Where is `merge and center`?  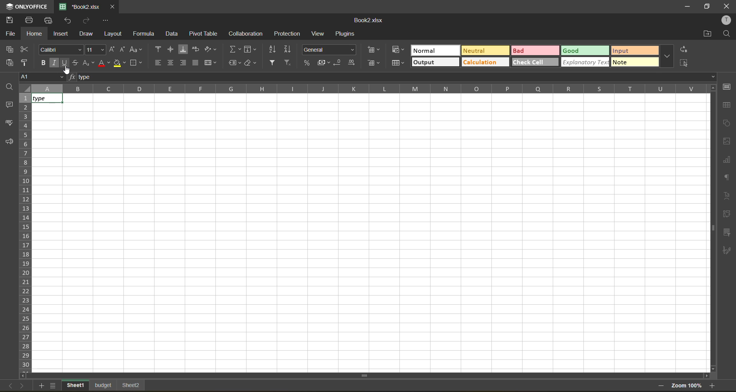
merge and center is located at coordinates (211, 63).